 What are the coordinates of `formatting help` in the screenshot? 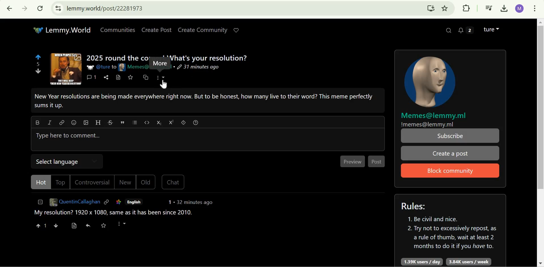 It's located at (196, 122).